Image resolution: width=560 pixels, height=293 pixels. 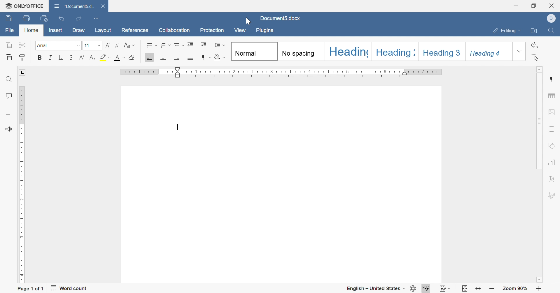 What do you see at coordinates (97, 17) in the screenshot?
I see `customize quick access settings` at bounding box center [97, 17].